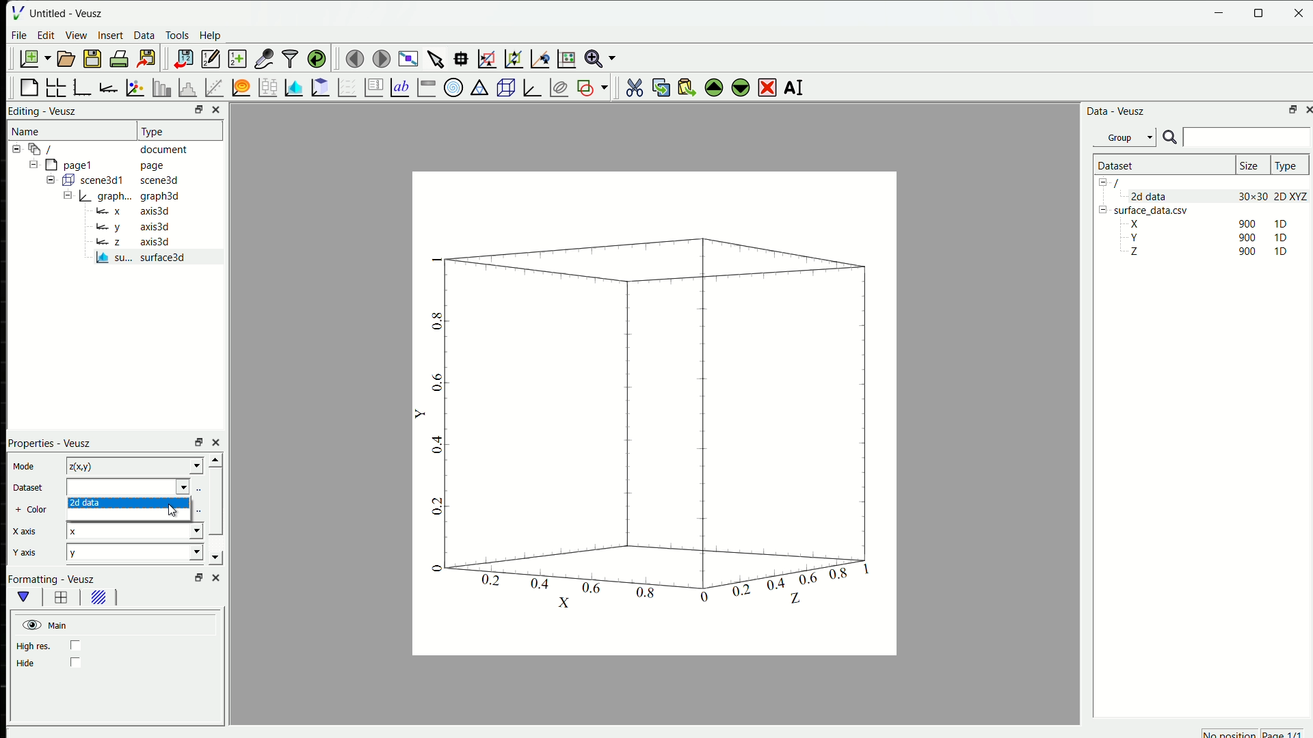 This screenshot has height=738, width=1313. What do you see at coordinates (295, 87) in the screenshot?
I see `plot a 2D dataset as images` at bounding box center [295, 87].